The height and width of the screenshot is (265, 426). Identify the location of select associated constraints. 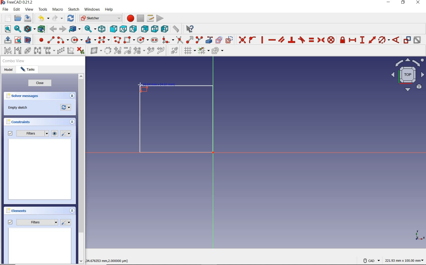
(6, 51).